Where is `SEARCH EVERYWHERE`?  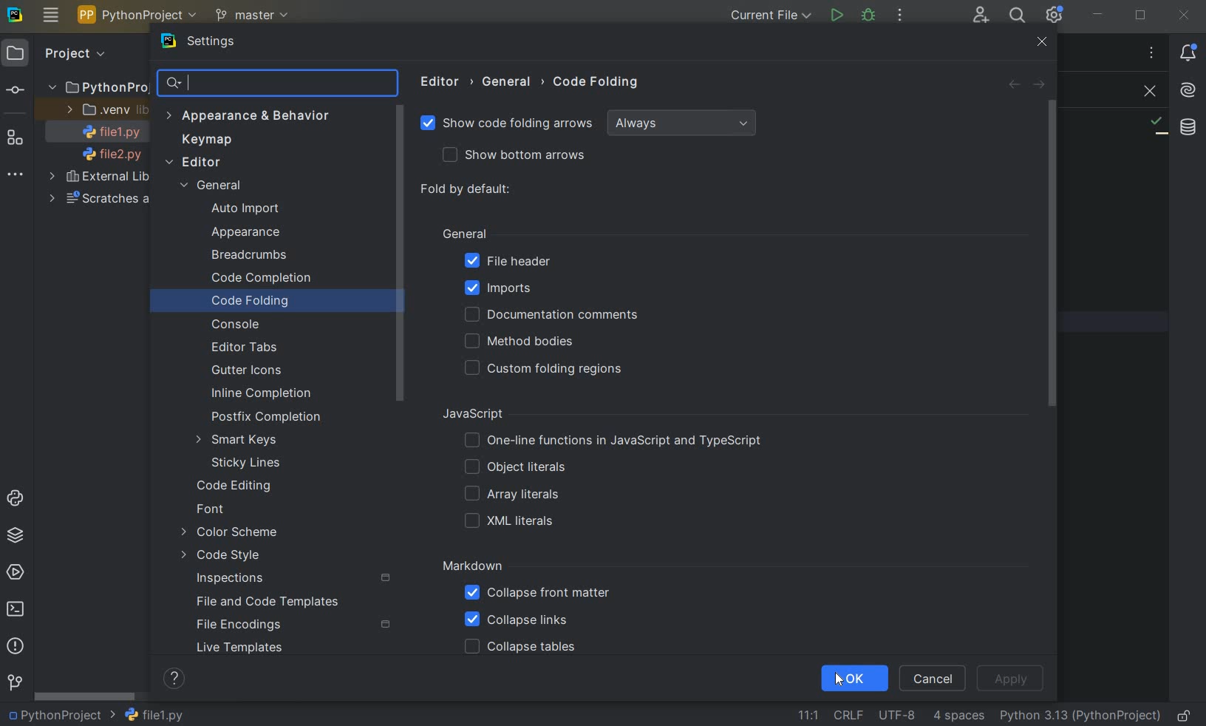
SEARCH EVERYWHERE is located at coordinates (1017, 16).